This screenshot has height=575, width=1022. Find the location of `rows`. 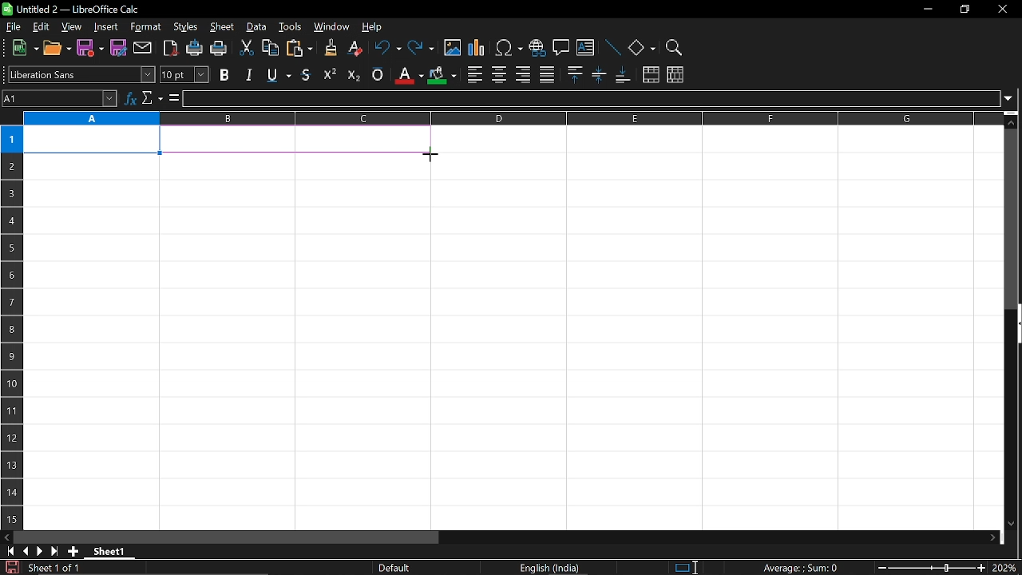

rows is located at coordinates (10, 309).